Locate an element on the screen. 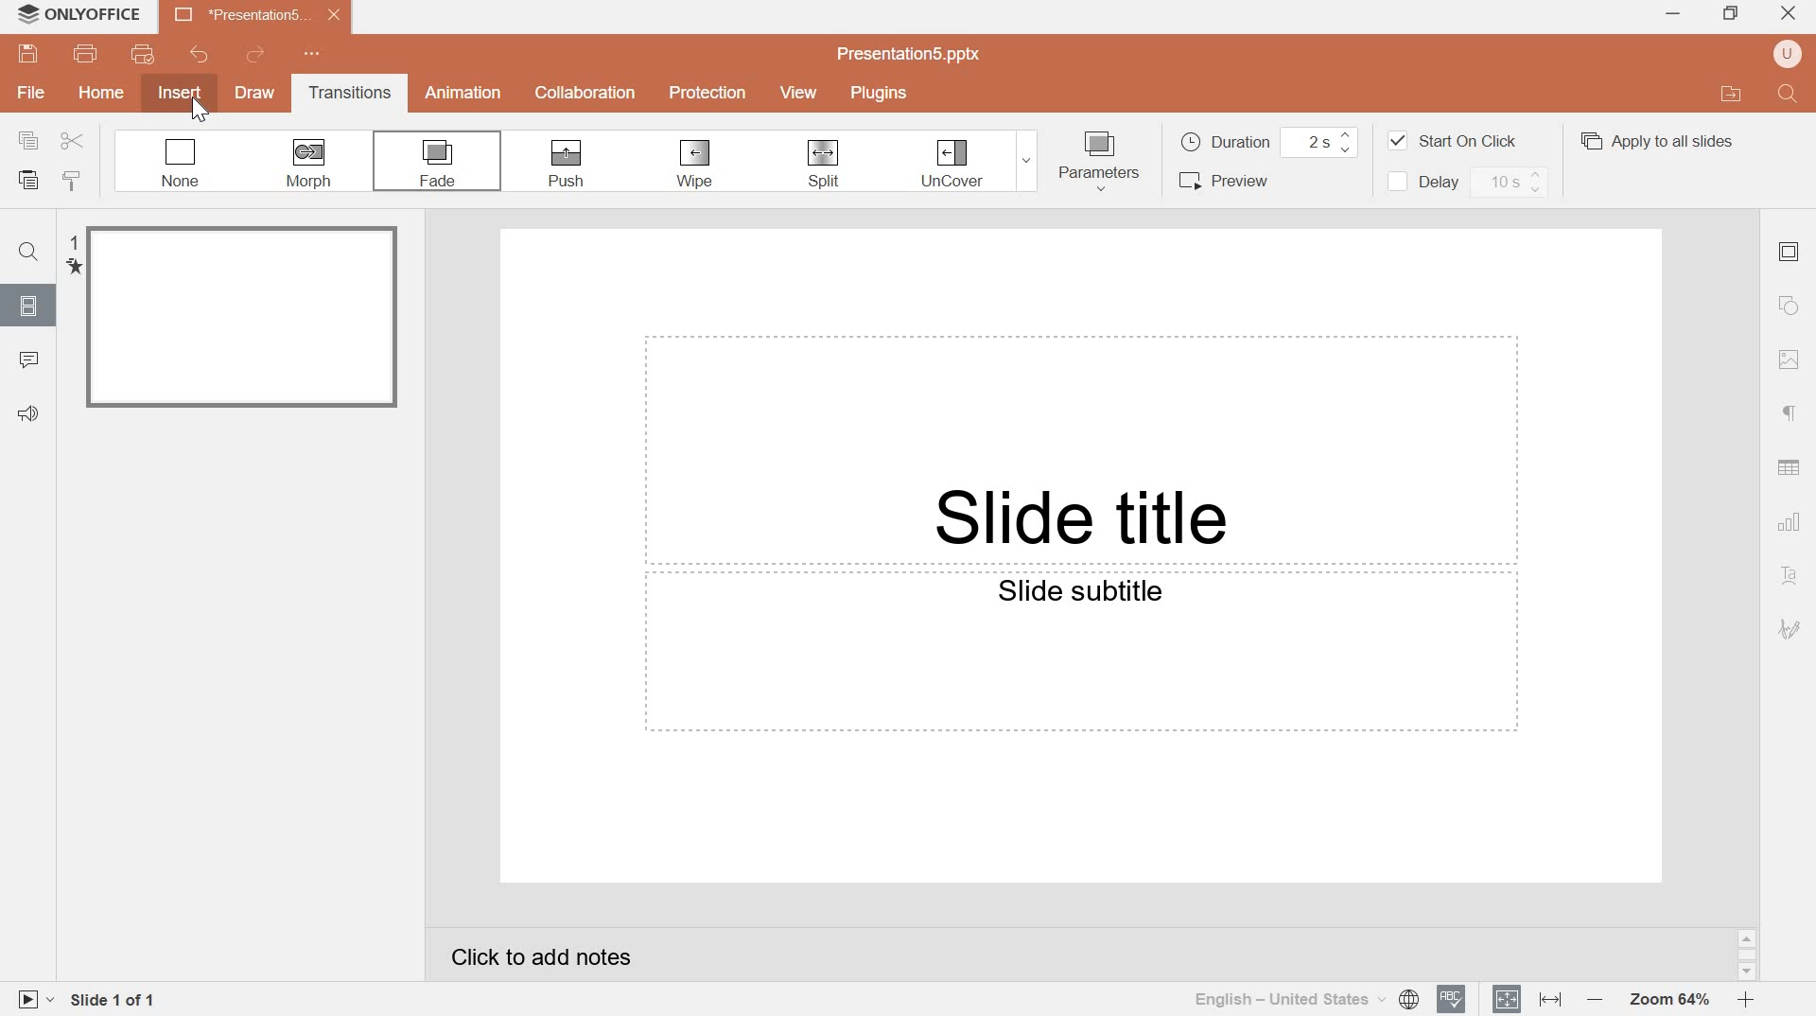 The image size is (1816, 1016). Image is located at coordinates (1790, 359).